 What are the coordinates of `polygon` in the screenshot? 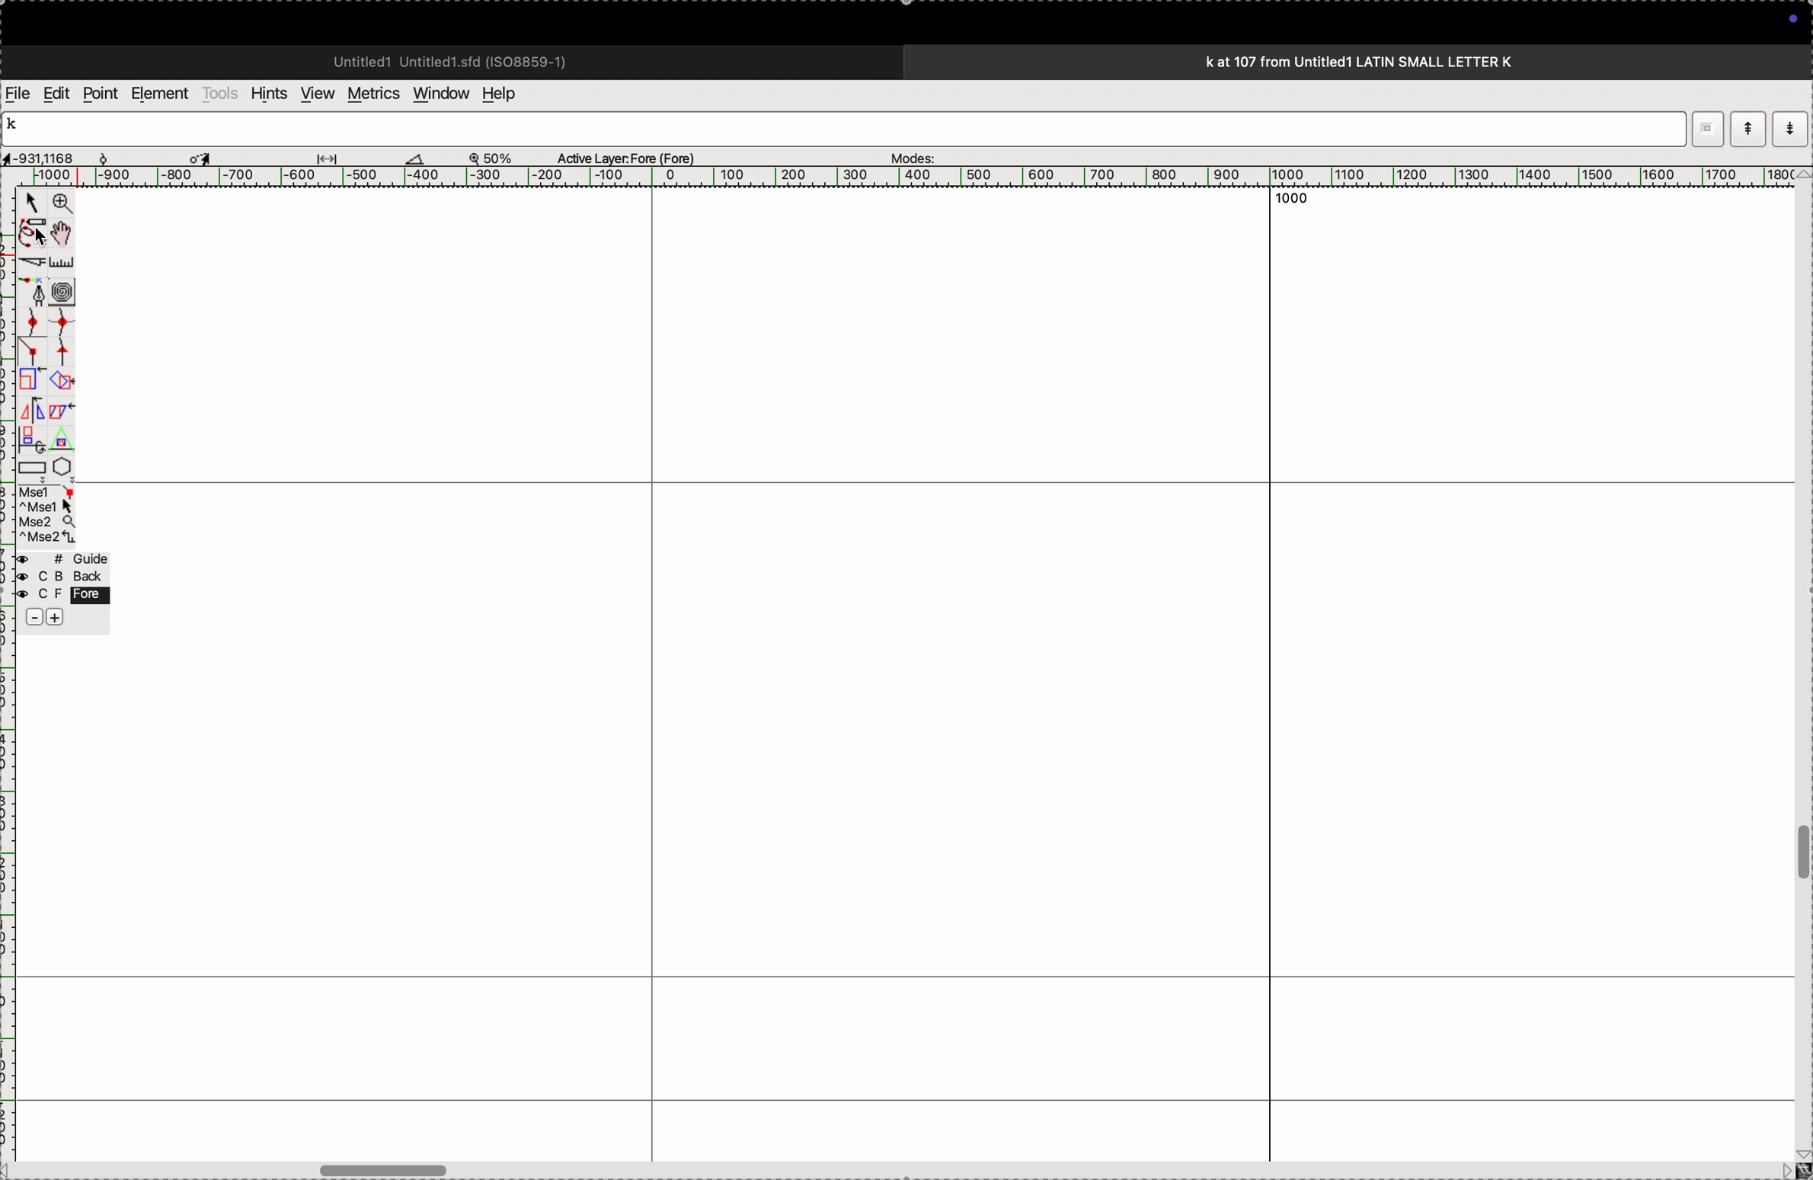 It's located at (62, 466).